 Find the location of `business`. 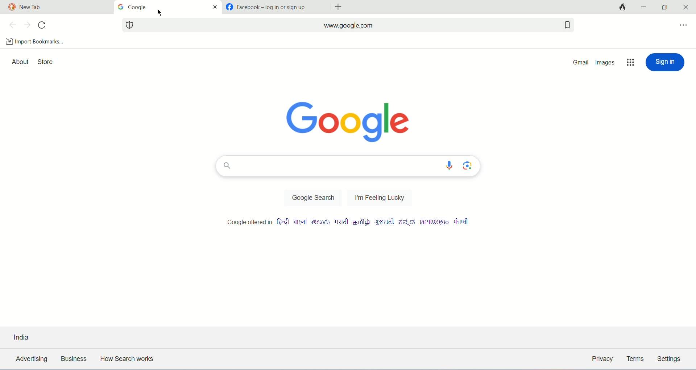

business is located at coordinates (72, 359).